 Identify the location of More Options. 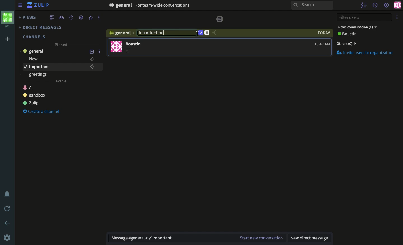
(101, 52).